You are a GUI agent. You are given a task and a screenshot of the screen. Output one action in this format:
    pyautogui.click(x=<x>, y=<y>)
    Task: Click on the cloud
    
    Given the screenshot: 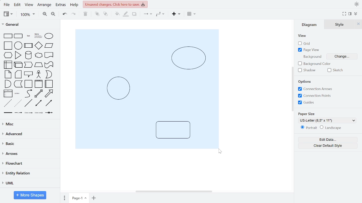 What is the action you would take?
    pyautogui.click(x=38, y=55)
    